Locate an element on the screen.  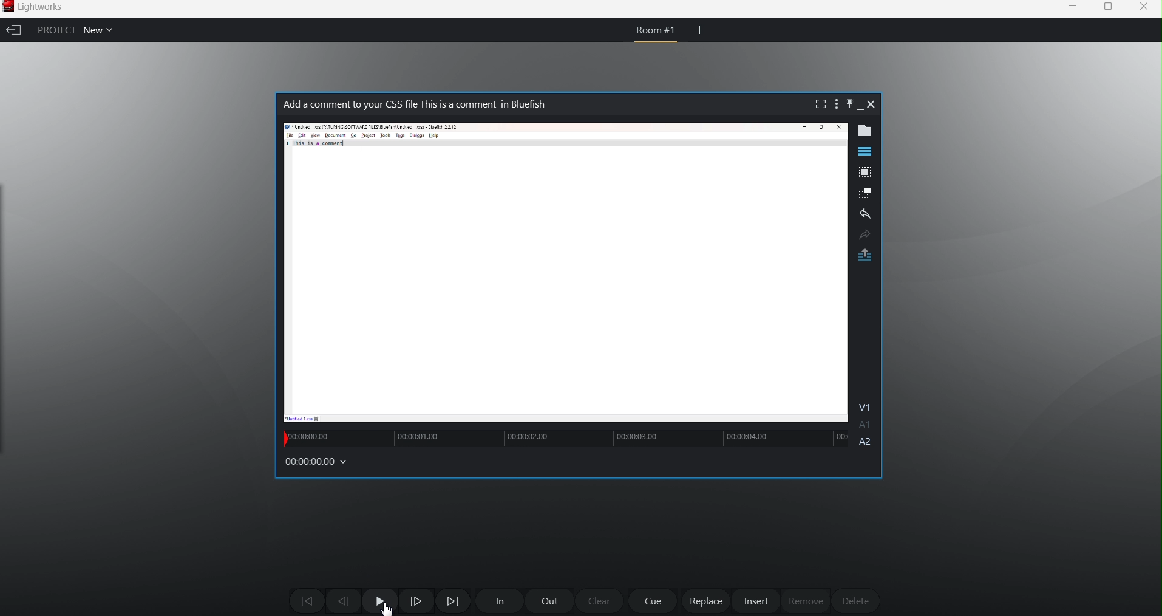
Cue is located at coordinates (654, 601).